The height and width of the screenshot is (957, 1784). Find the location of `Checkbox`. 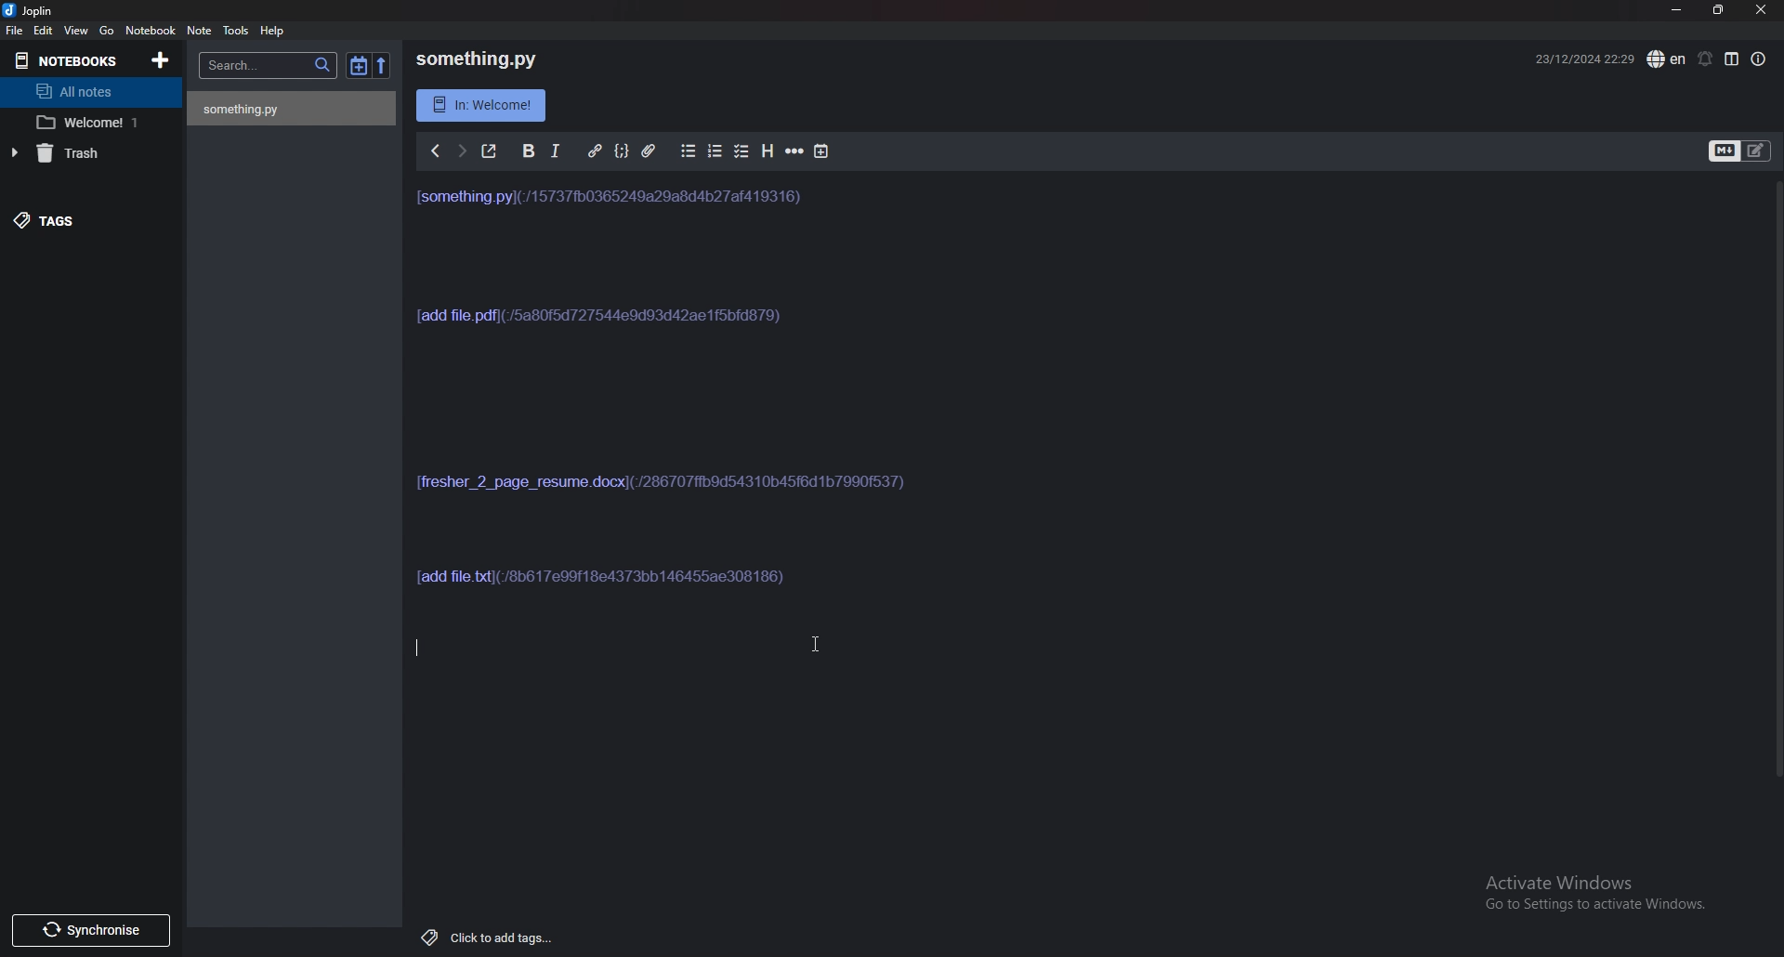

Checkbox is located at coordinates (742, 151).